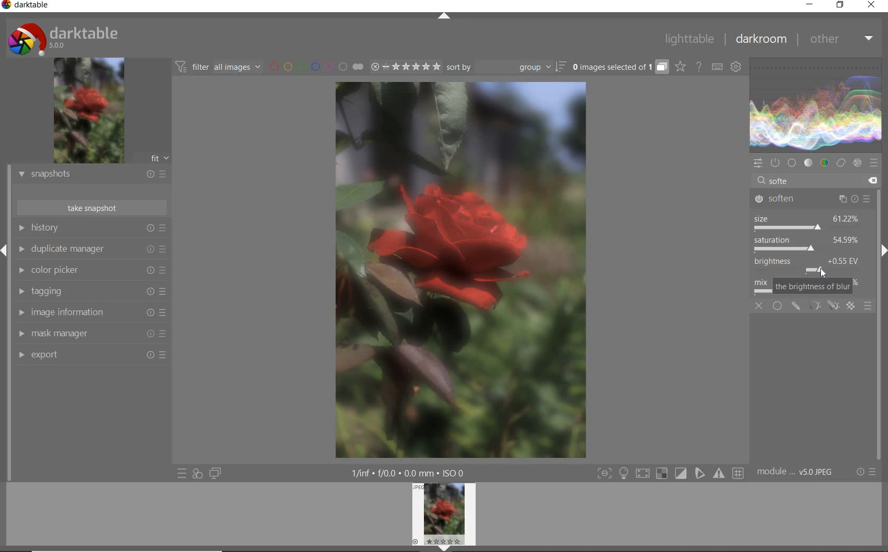  What do you see at coordinates (65, 38) in the screenshot?
I see `system logo` at bounding box center [65, 38].